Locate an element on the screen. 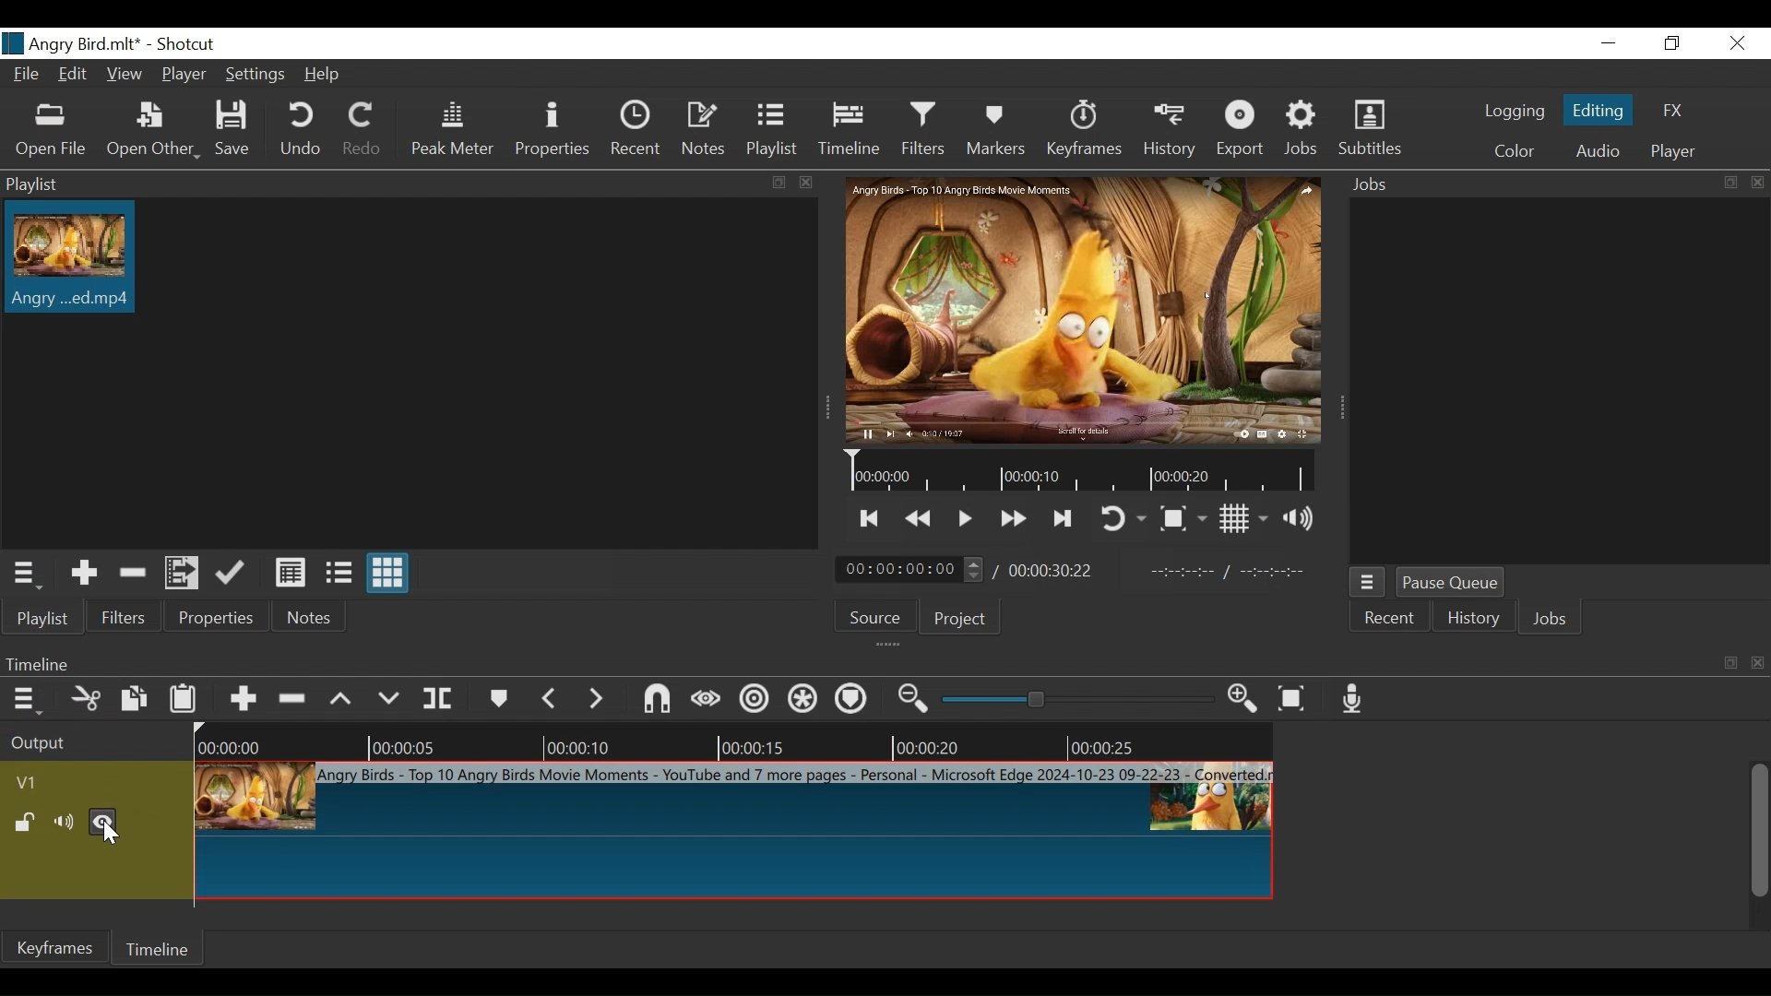 The width and height of the screenshot is (1771, 996). Audio is located at coordinates (1596, 151).